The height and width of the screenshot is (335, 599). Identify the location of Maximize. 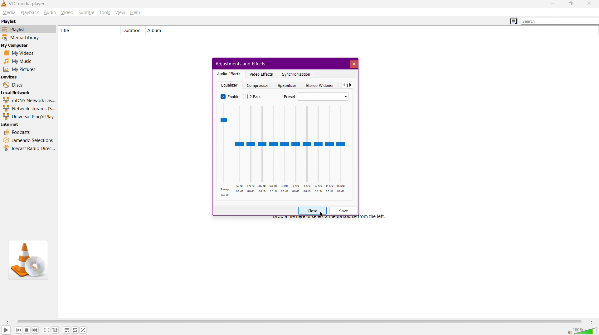
(571, 4).